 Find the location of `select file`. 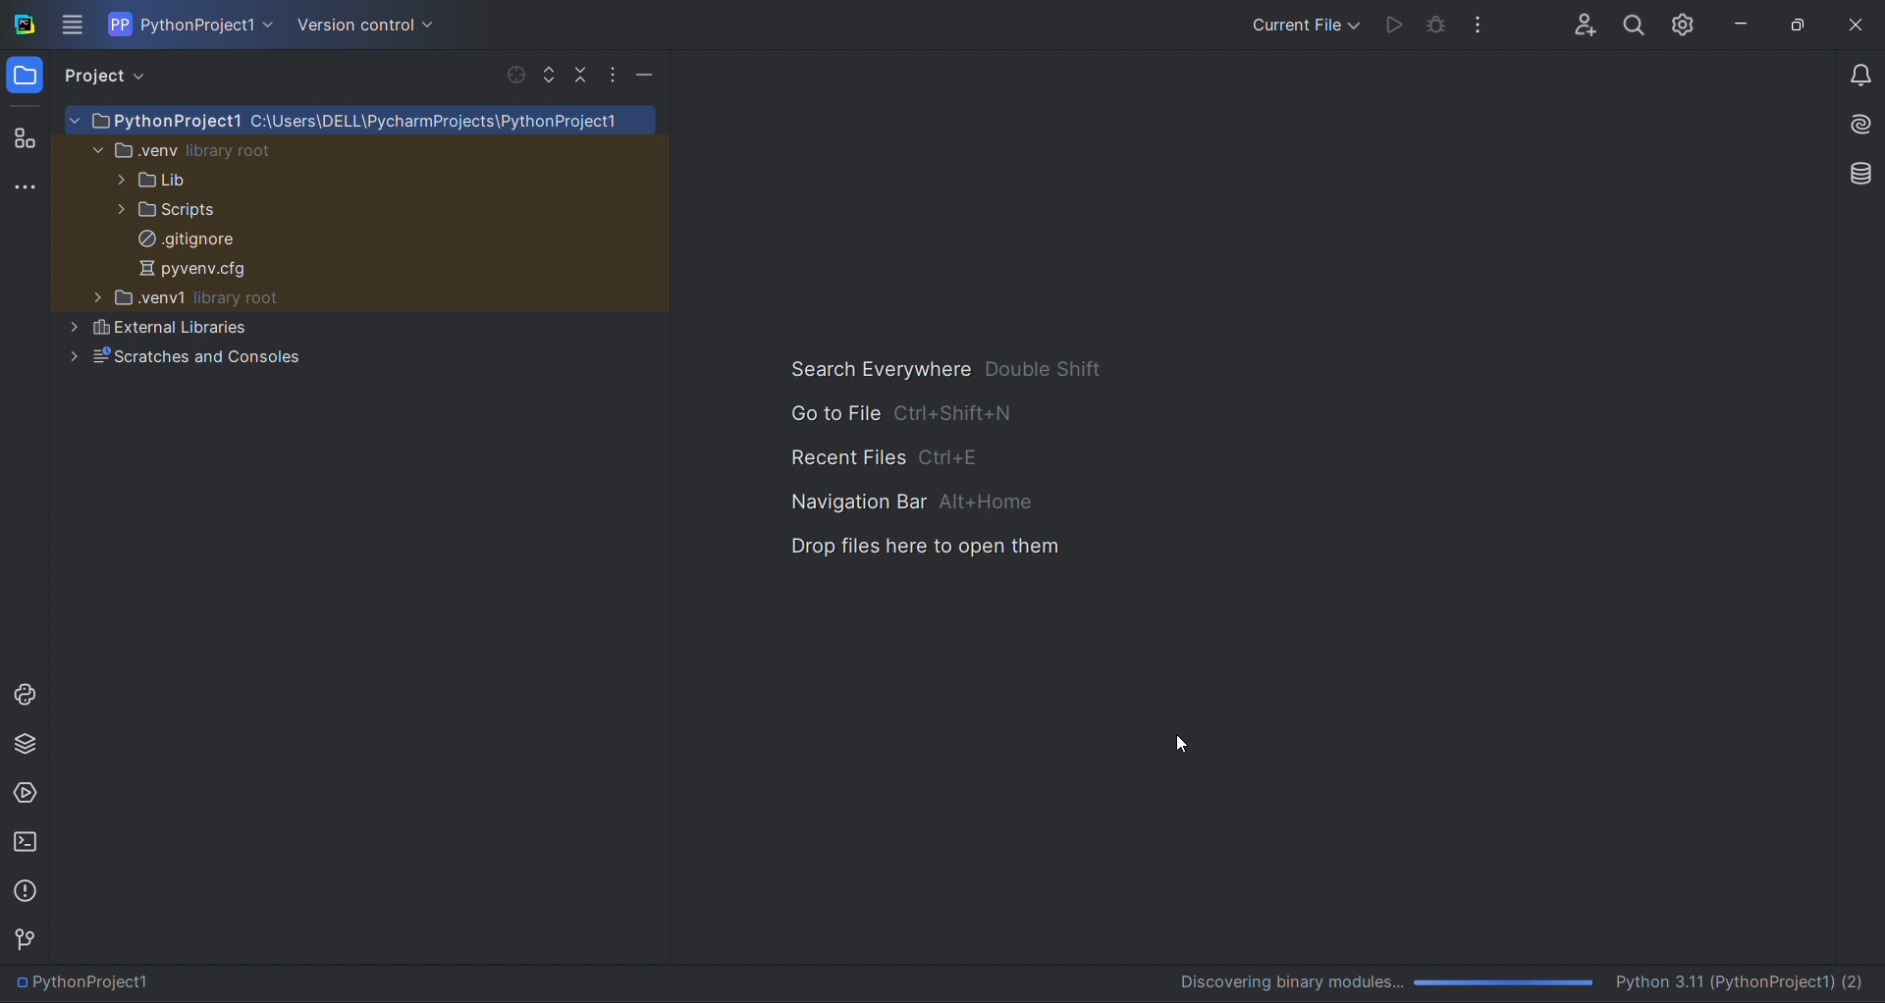

select file is located at coordinates (511, 75).